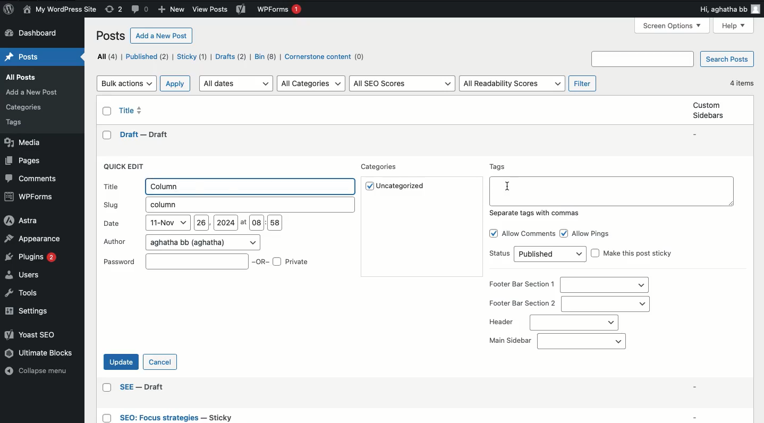 Image resolution: width=764 pixels, height=423 pixels. What do you see at coordinates (125, 166) in the screenshot?
I see `Quick edit` at bounding box center [125, 166].